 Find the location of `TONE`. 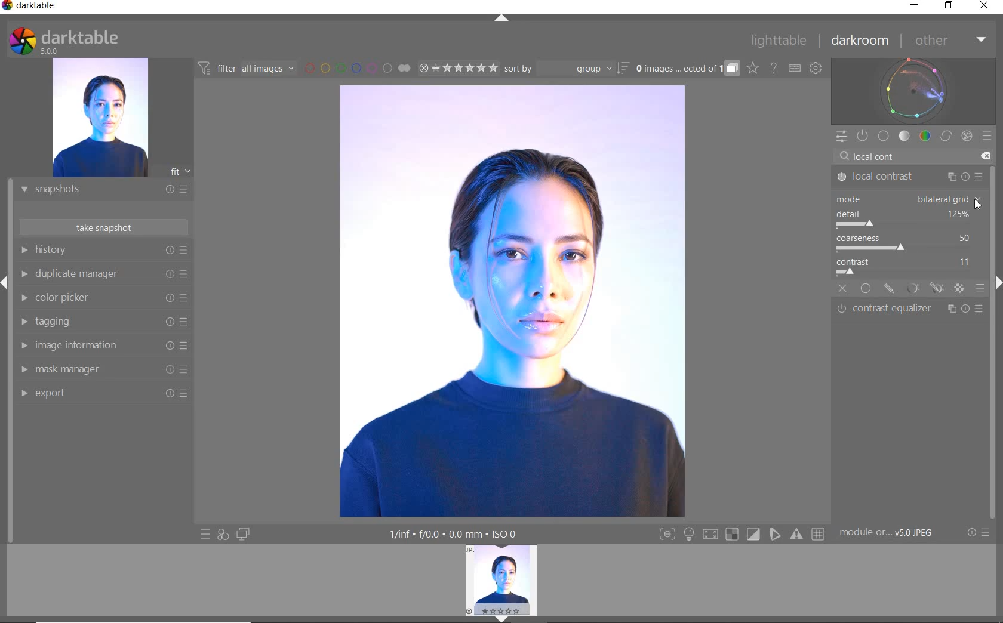

TONE is located at coordinates (905, 136).